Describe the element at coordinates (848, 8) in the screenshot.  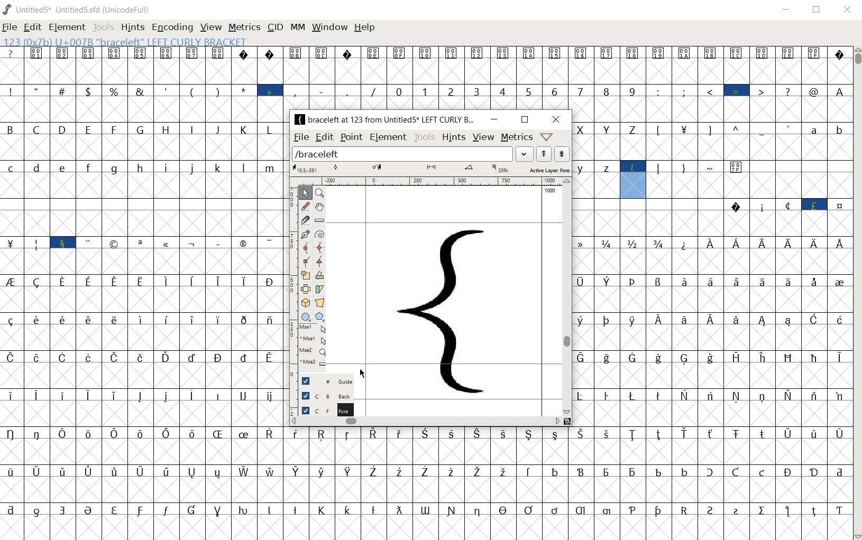
I see `close` at that location.